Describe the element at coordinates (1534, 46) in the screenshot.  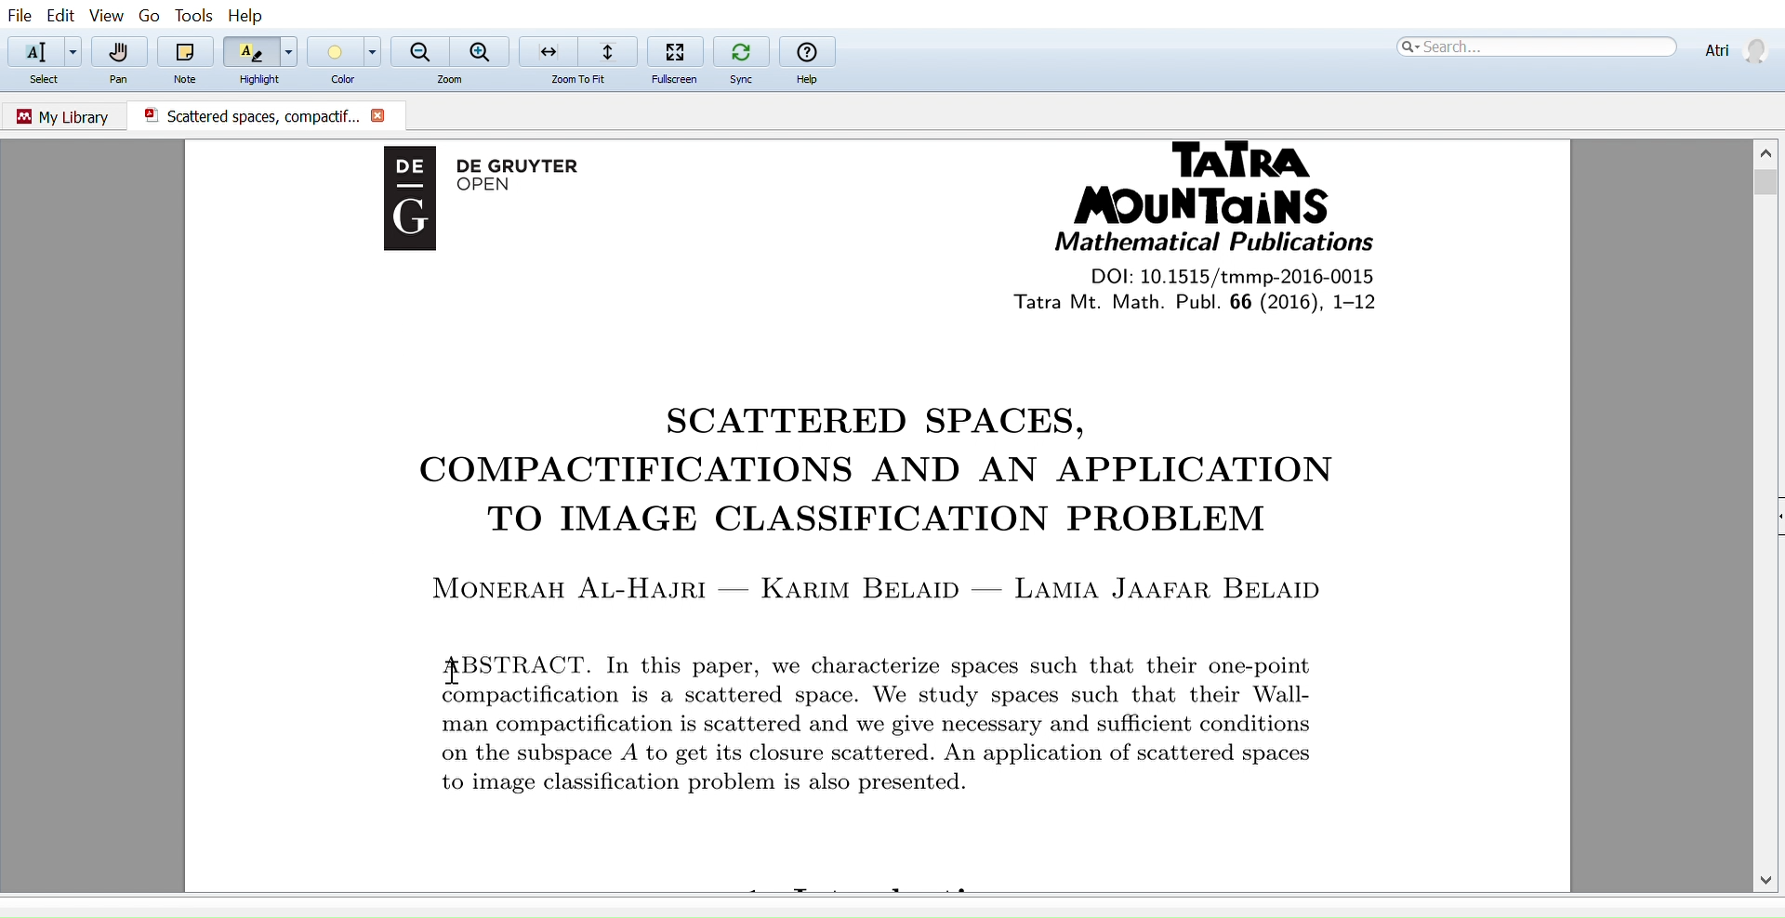
I see `Search` at that location.